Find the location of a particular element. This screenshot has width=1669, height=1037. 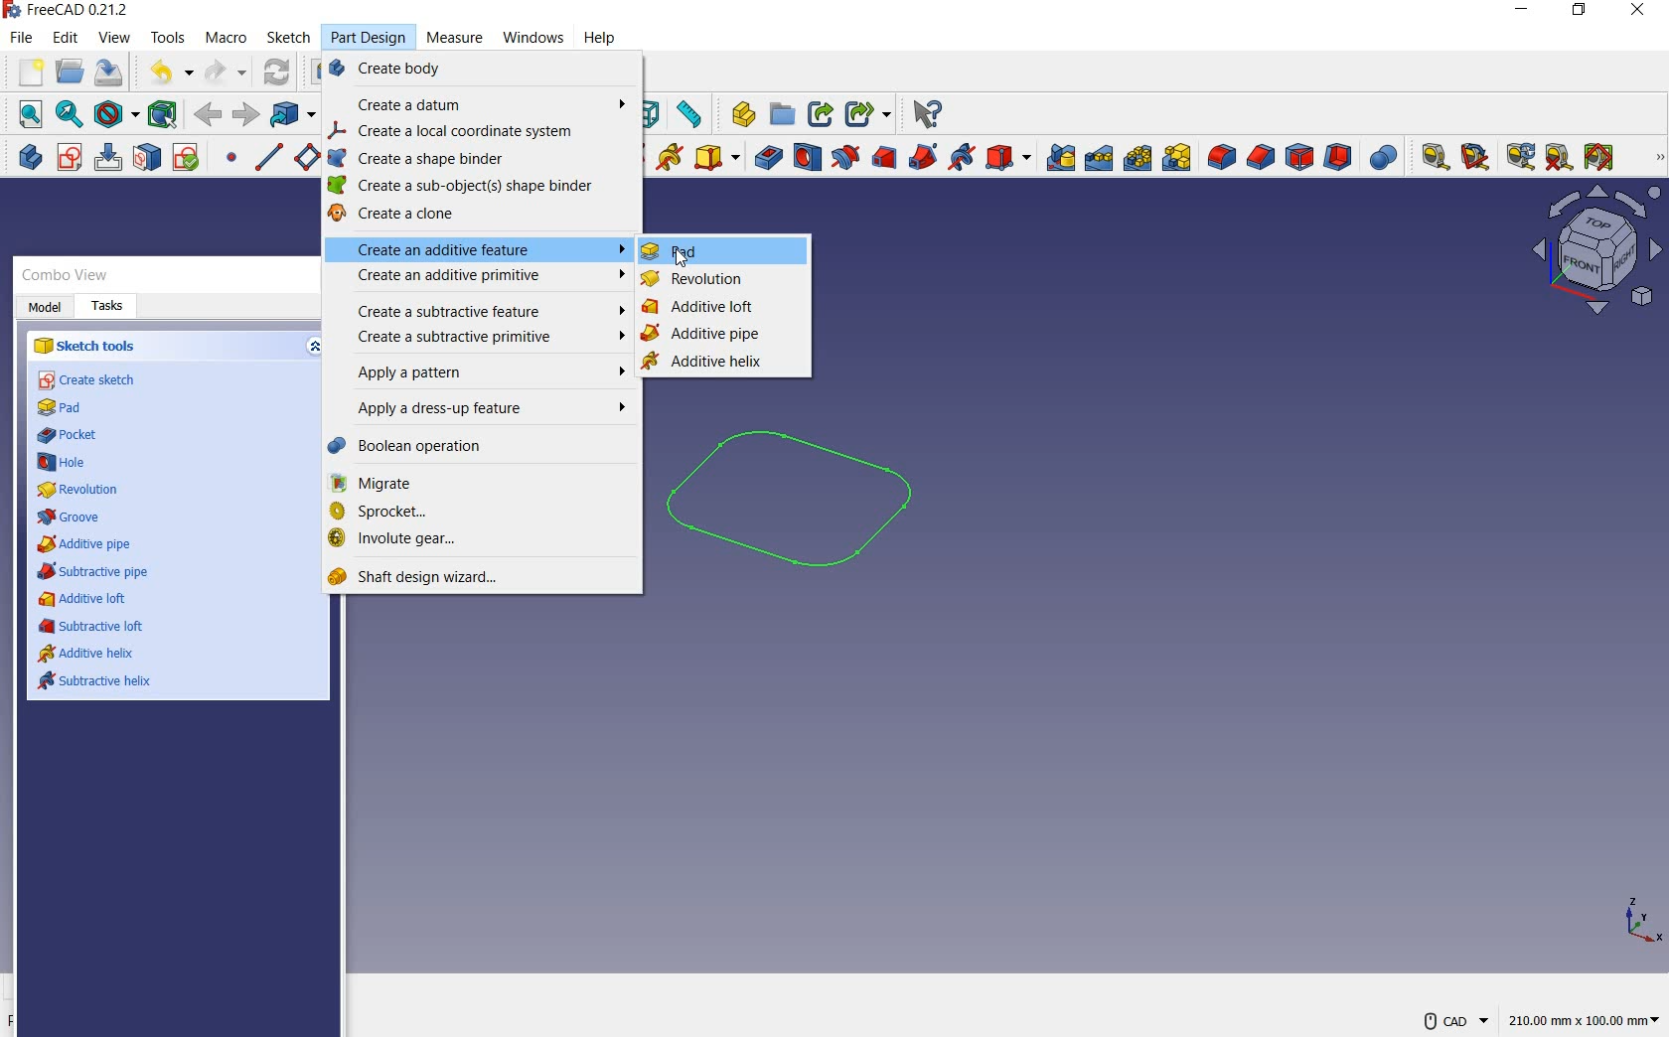

file is located at coordinates (21, 39).